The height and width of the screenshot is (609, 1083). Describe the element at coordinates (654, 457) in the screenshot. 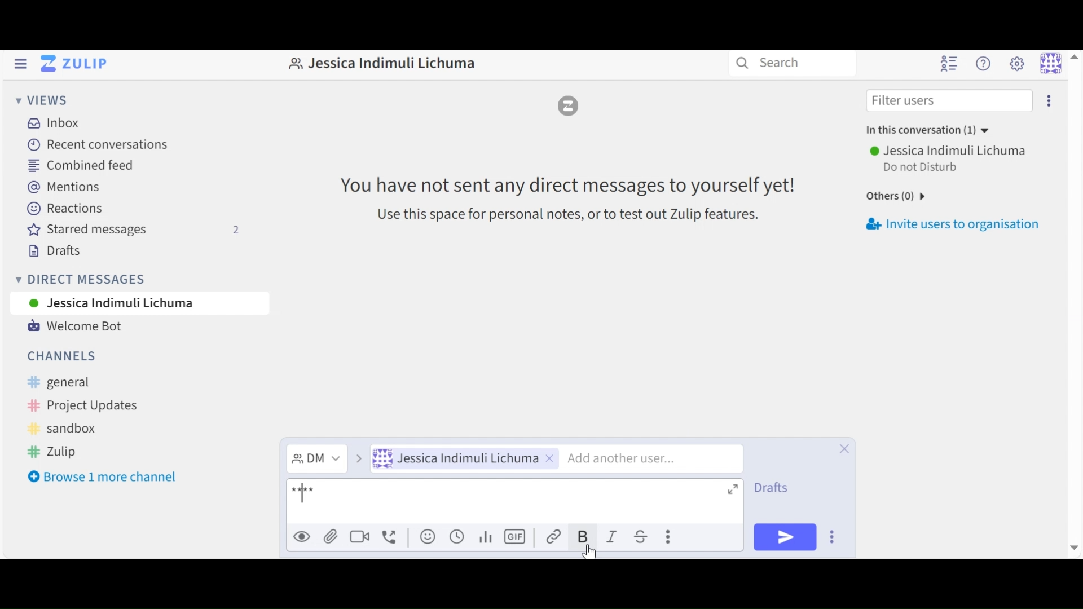

I see `Add another user` at that location.